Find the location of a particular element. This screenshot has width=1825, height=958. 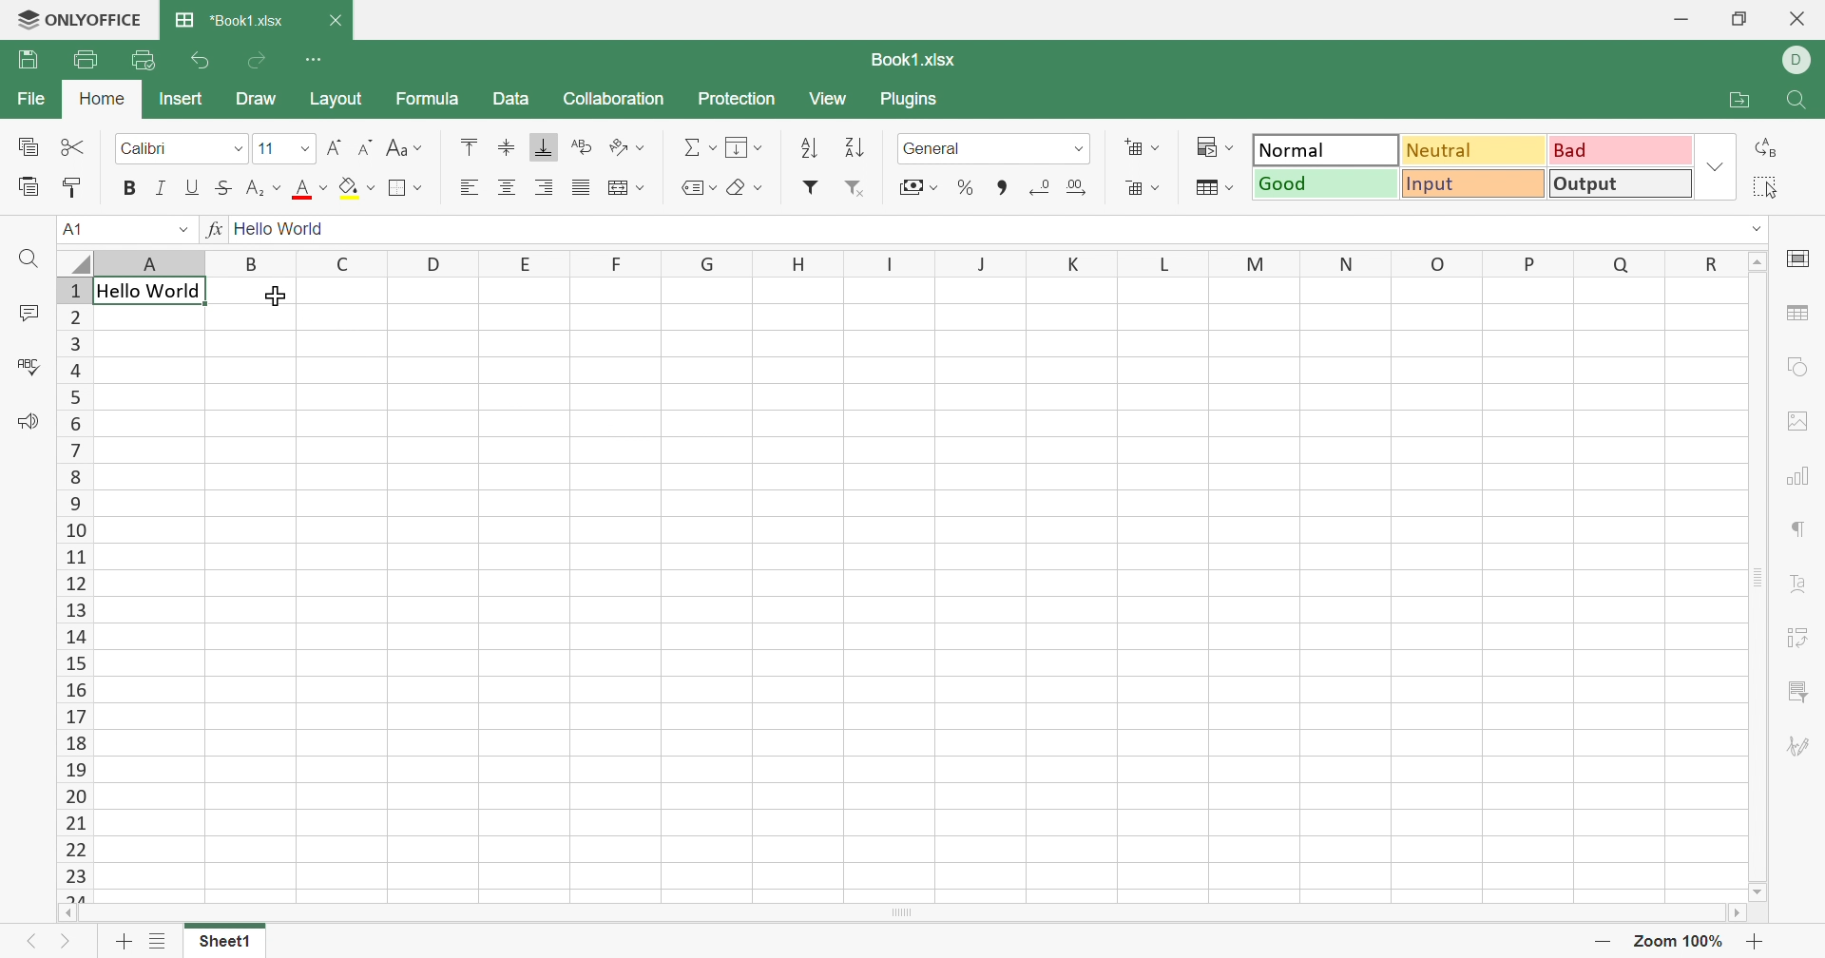

Sheet1 is located at coordinates (222, 946).